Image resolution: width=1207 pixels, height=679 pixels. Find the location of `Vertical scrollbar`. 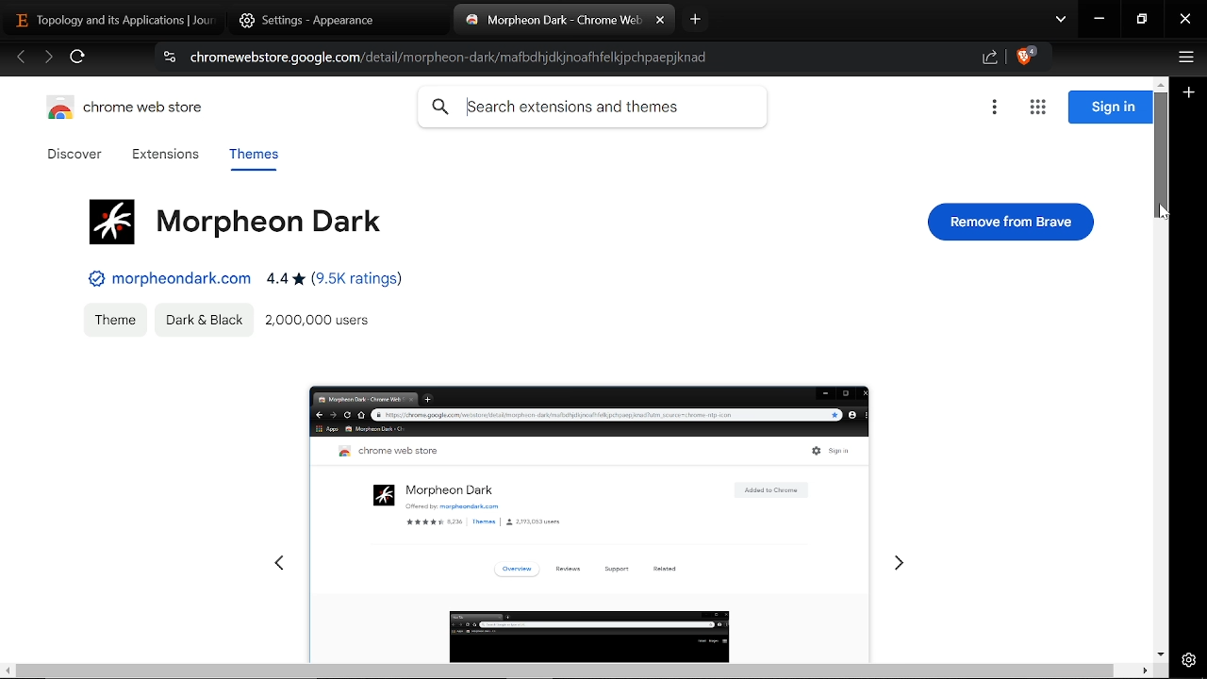

Vertical scrollbar is located at coordinates (1162, 156).